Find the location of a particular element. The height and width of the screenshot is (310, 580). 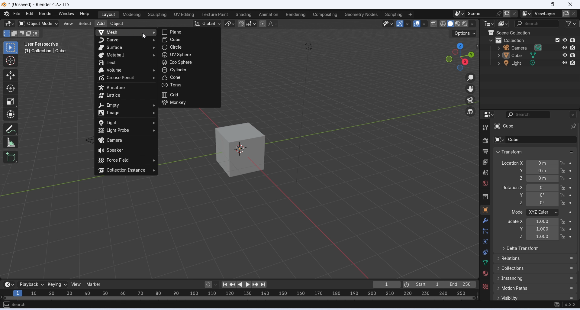

selectiblity and visibility is located at coordinates (388, 24).